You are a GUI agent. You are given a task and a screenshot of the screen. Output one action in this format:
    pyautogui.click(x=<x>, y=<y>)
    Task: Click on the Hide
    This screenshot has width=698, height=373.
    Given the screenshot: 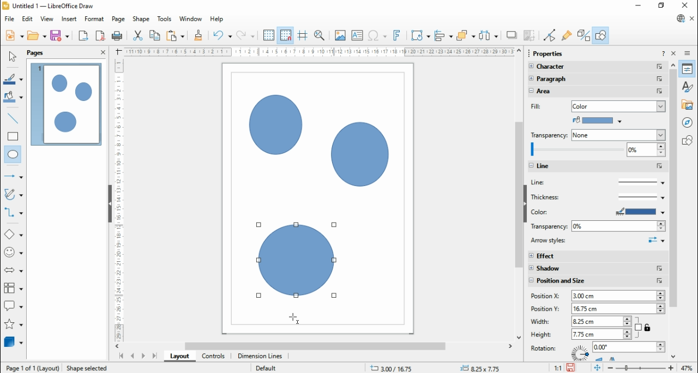 What is the action you would take?
    pyautogui.click(x=110, y=204)
    